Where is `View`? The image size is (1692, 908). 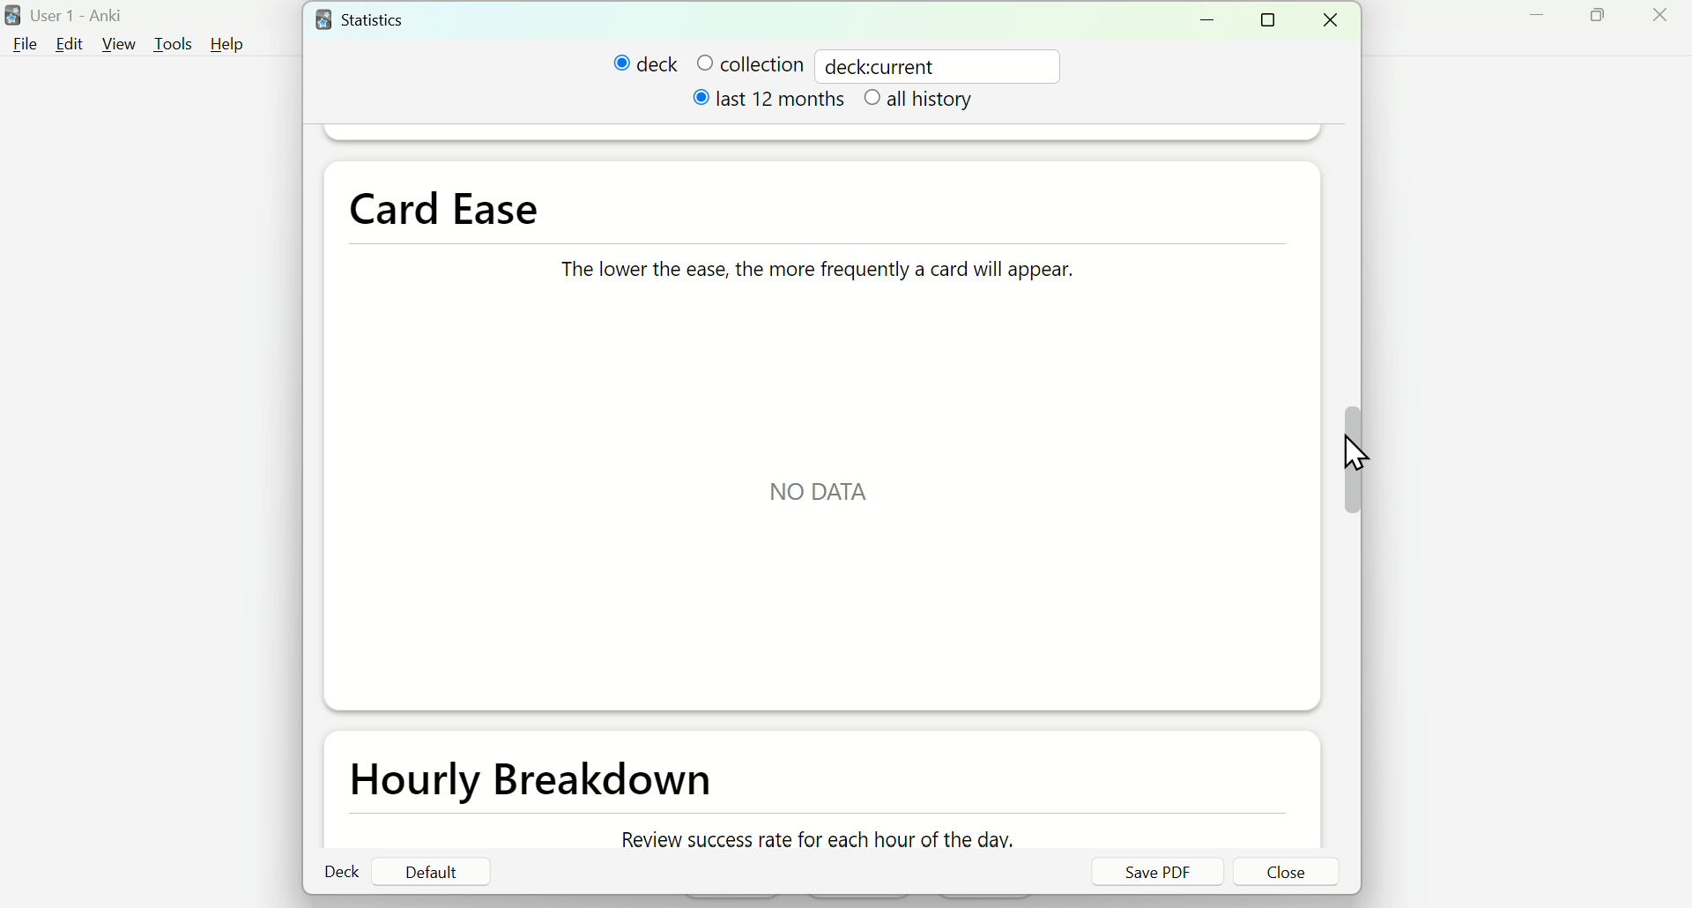
View is located at coordinates (120, 41).